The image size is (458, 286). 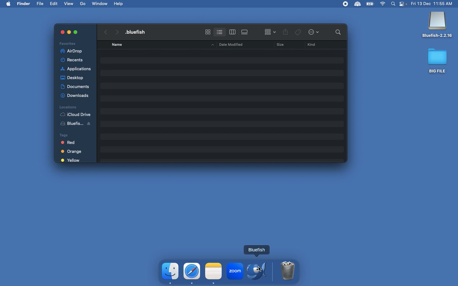 I want to click on desktop, so click(x=73, y=77).